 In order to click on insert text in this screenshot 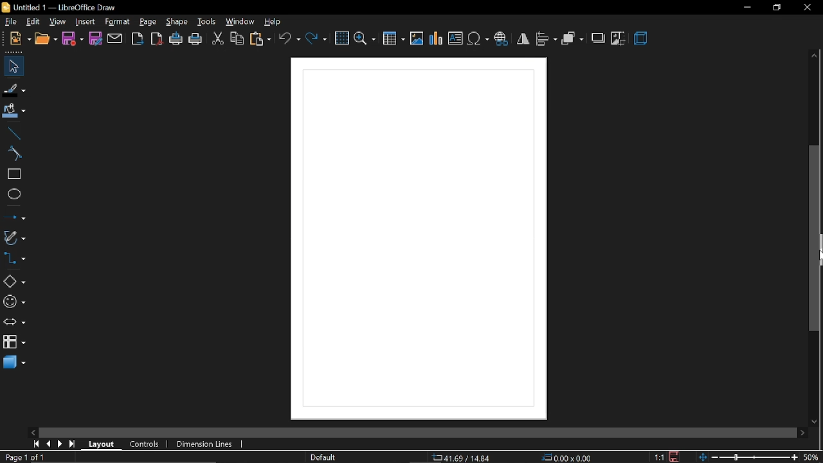, I will do `click(456, 39)`.